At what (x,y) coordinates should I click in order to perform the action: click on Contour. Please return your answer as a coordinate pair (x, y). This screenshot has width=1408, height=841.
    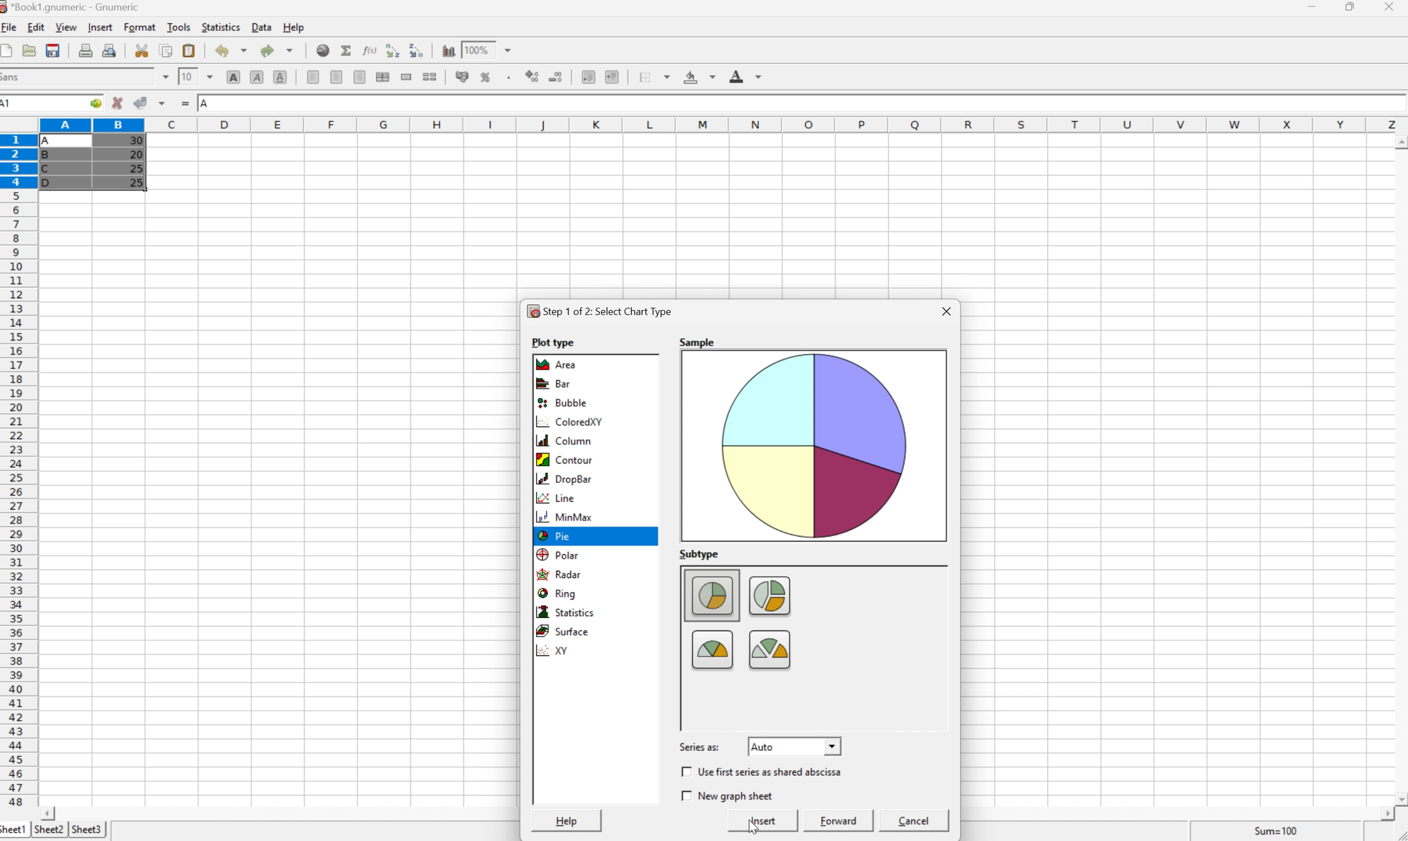
    Looking at the image, I should click on (563, 460).